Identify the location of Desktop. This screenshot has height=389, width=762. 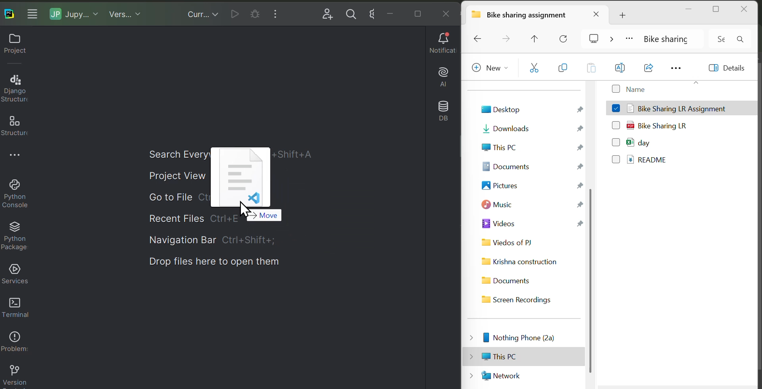
(530, 109).